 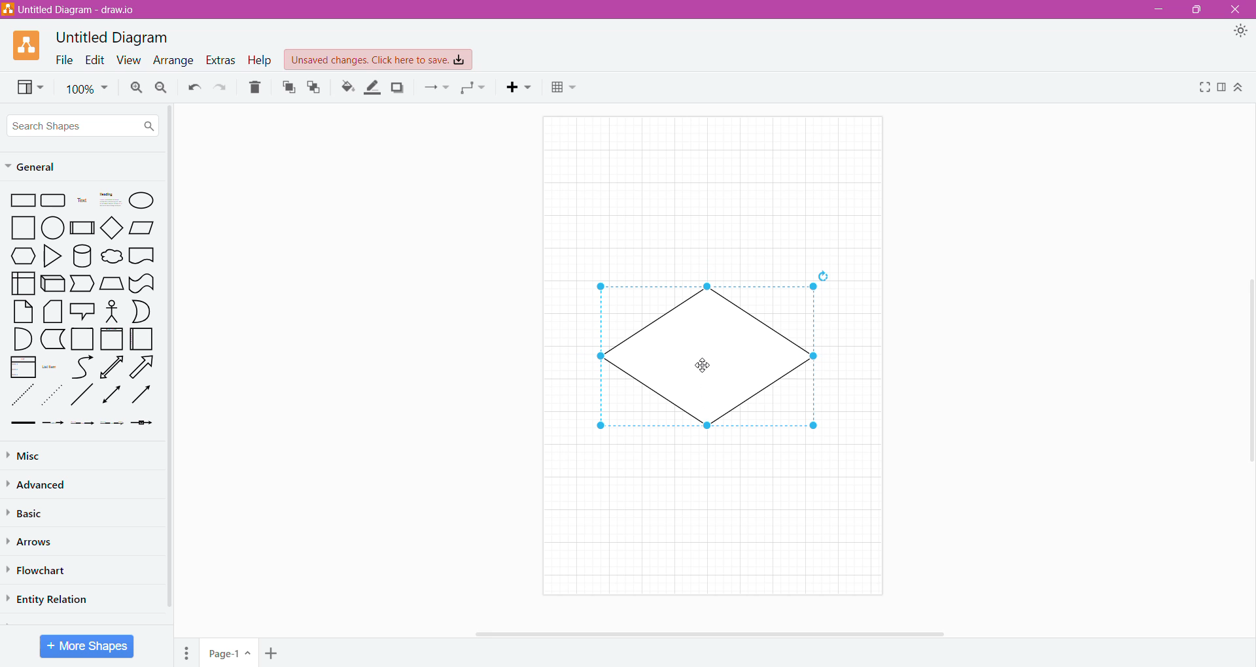 I want to click on Cube, so click(x=52, y=284).